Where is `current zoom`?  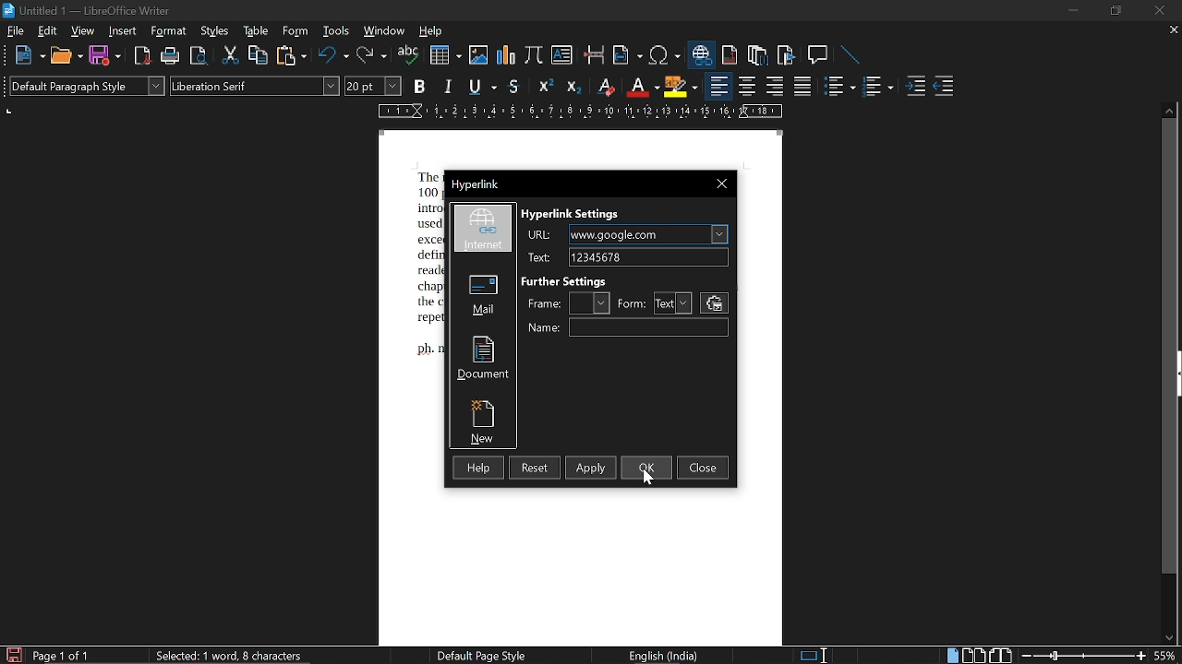
current zoom is located at coordinates (1167, 657).